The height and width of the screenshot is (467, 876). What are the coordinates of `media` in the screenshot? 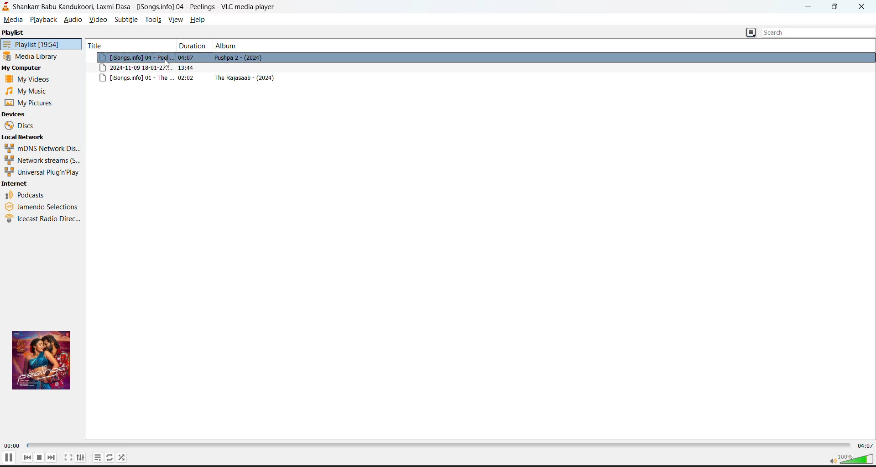 It's located at (14, 20).